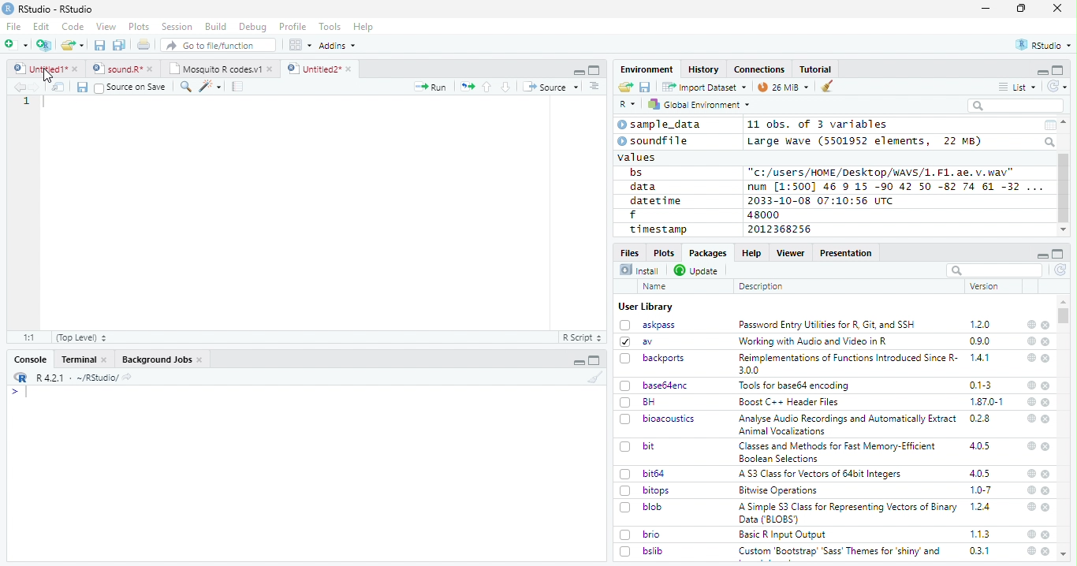 Image resolution: width=1077 pixels, height=566 pixels. What do you see at coordinates (300, 45) in the screenshot?
I see `Workspace panes` at bounding box center [300, 45].